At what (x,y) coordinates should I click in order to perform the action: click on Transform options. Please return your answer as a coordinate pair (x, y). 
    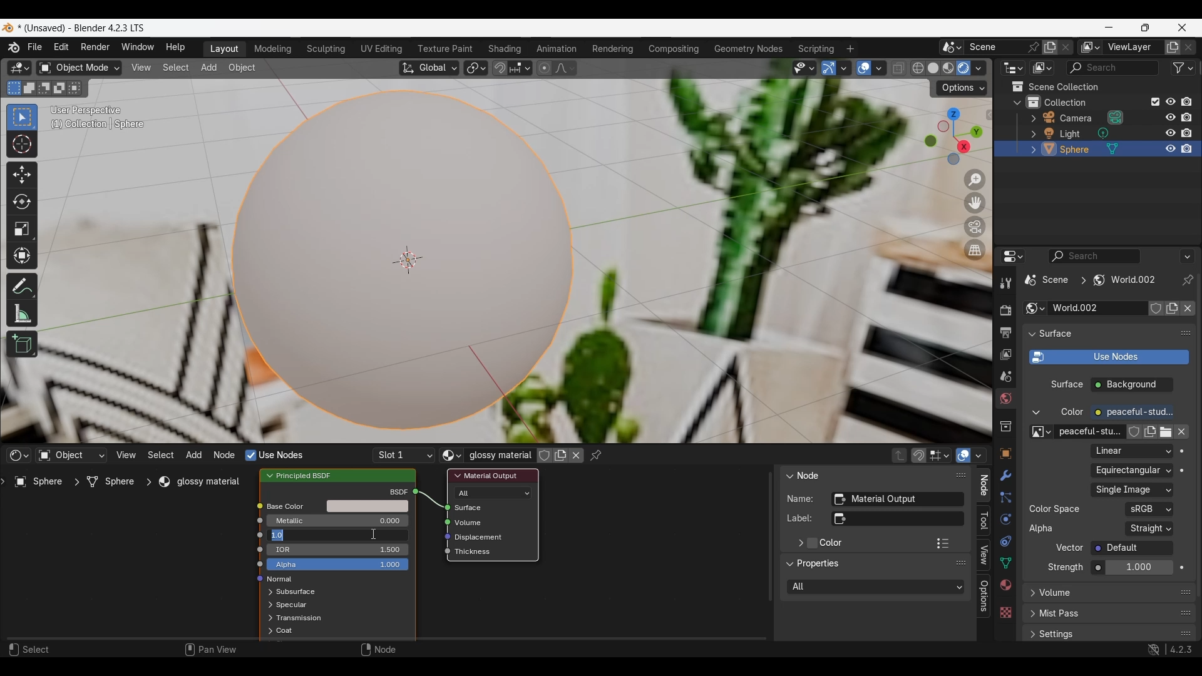
    Looking at the image, I should click on (962, 88).